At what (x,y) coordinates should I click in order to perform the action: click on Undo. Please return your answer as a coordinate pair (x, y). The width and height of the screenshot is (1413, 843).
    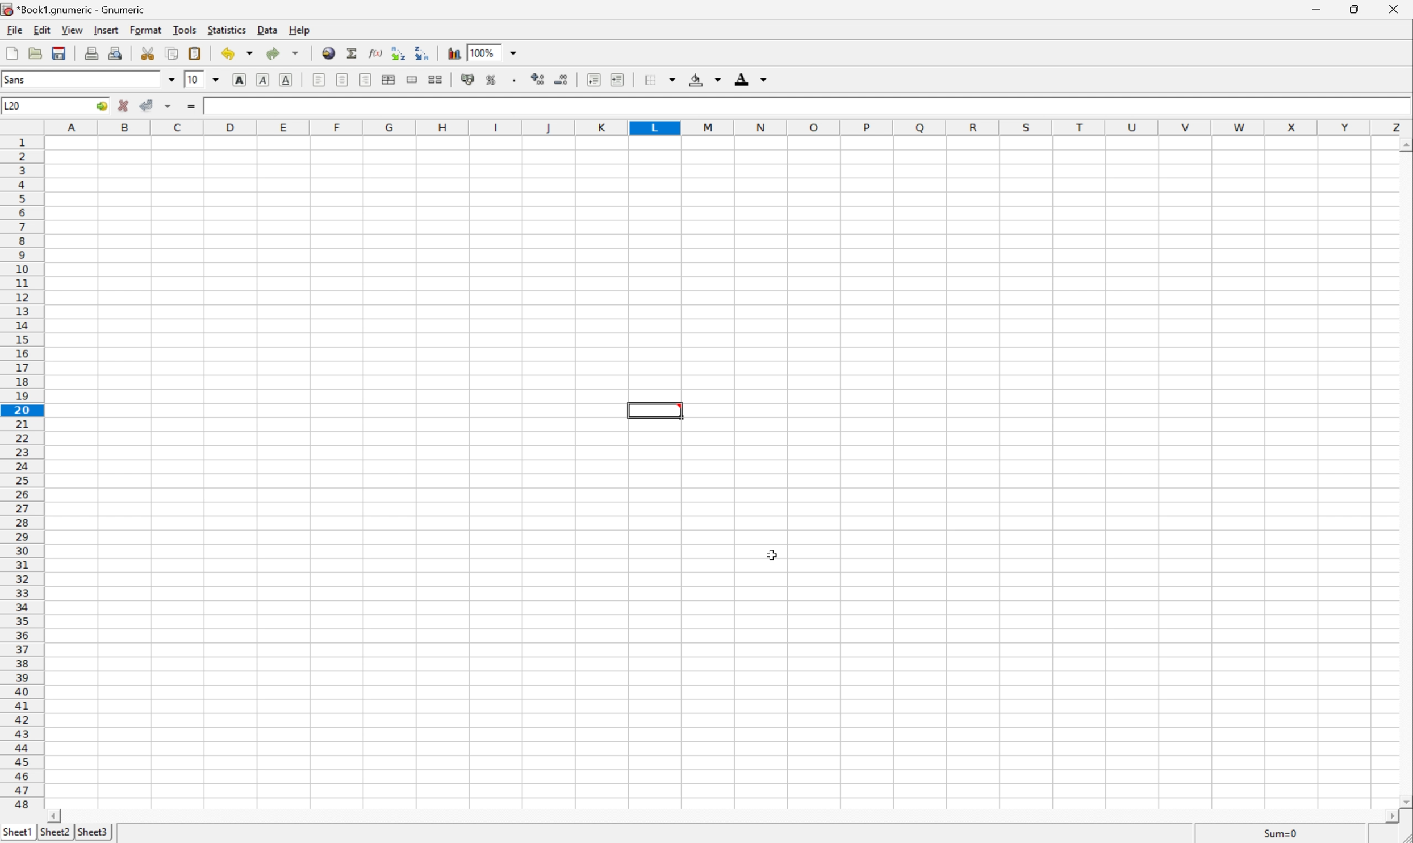
    Looking at the image, I should click on (235, 53).